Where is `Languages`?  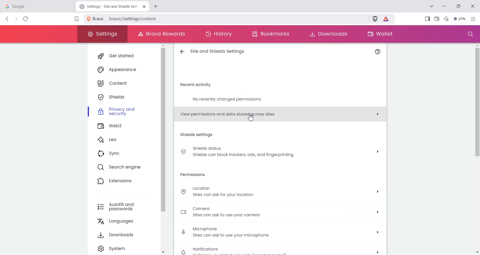
Languages is located at coordinates (126, 222).